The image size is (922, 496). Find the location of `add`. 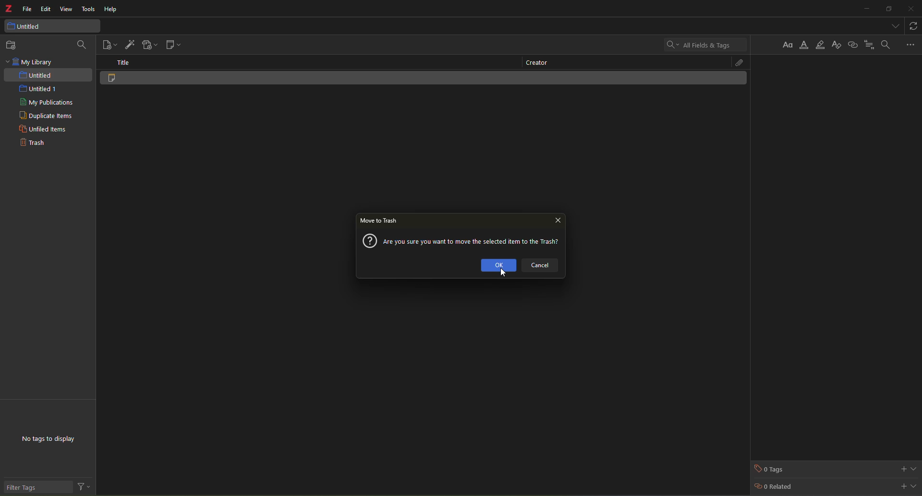

add is located at coordinates (902, 485).